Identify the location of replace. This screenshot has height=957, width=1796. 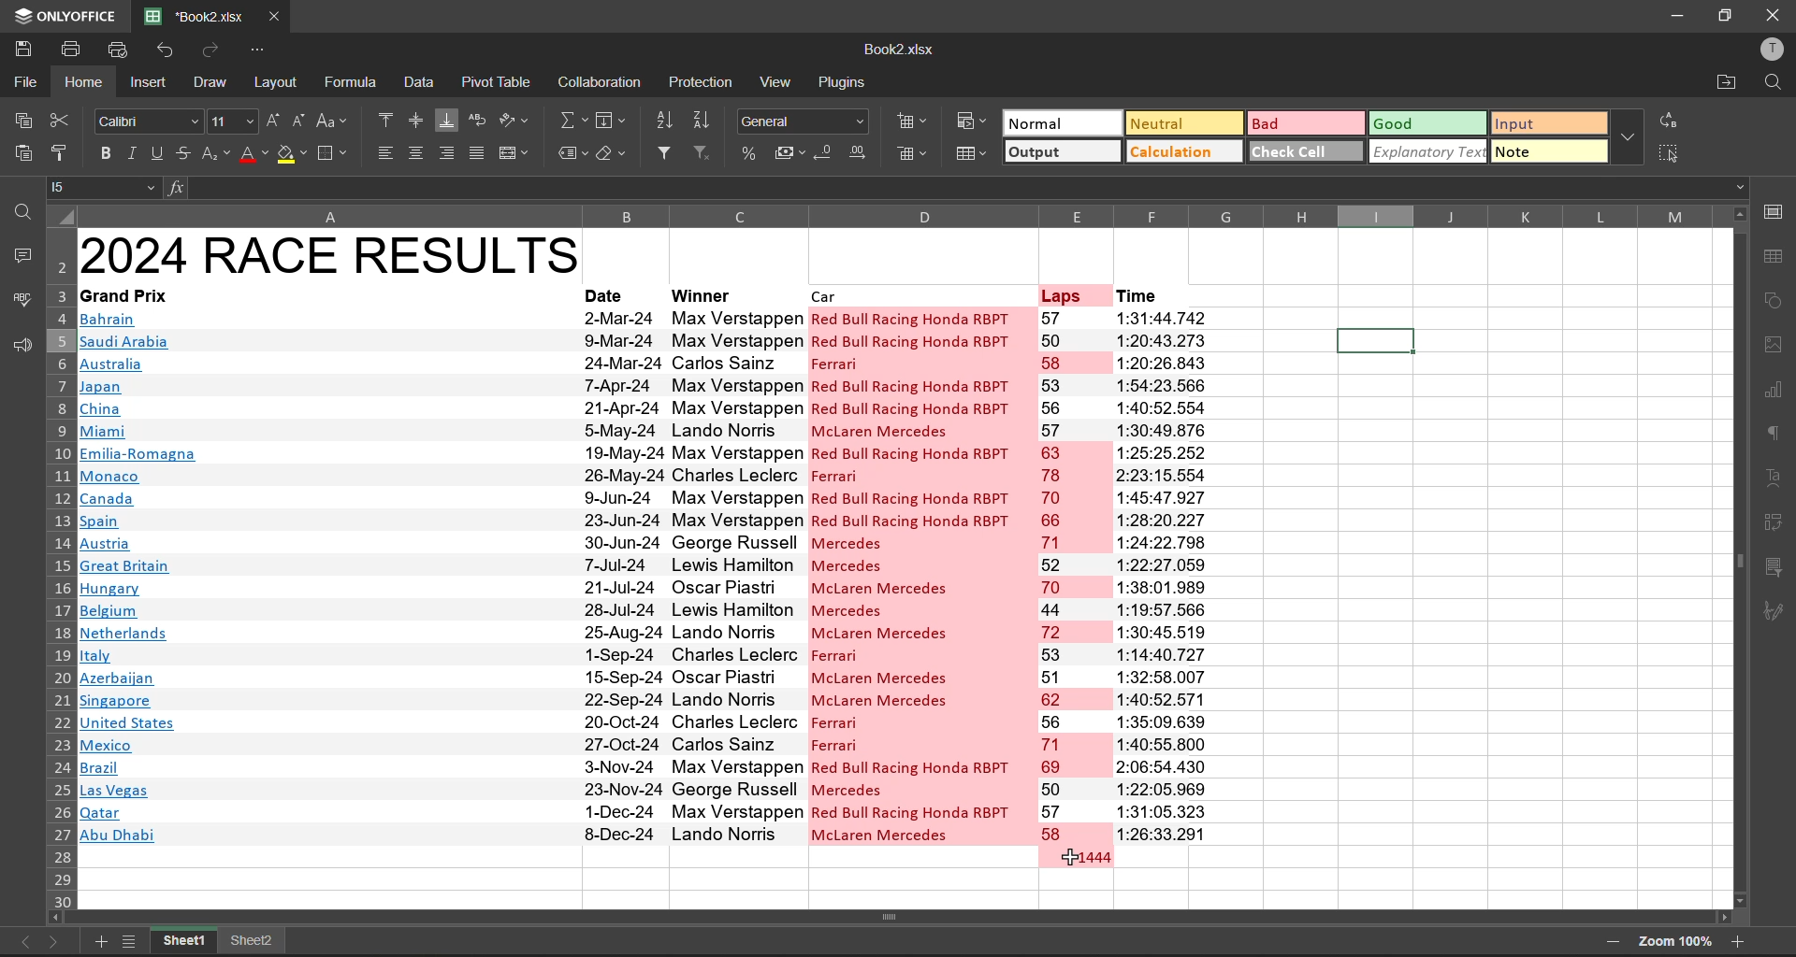
(1674, 121).